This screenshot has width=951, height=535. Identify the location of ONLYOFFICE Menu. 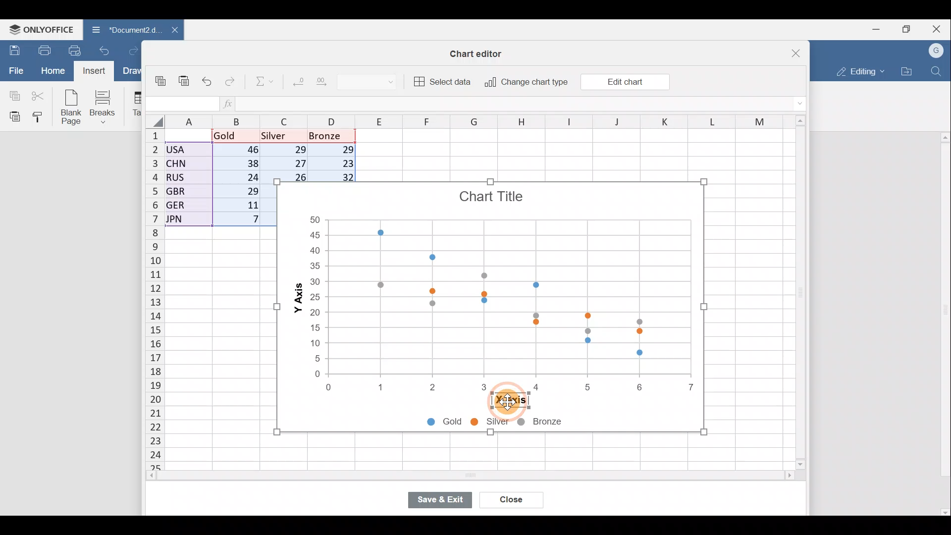
(41, 29).